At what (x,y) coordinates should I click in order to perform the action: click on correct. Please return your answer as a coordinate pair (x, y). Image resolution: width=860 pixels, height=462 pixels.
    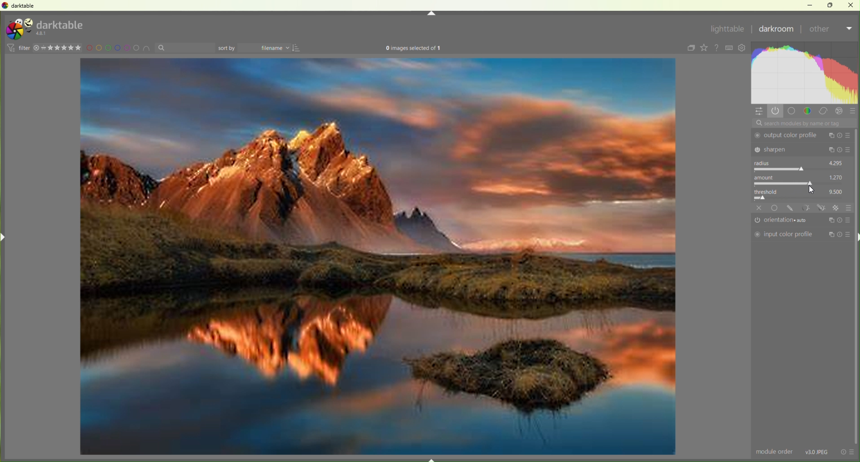
    Looking at the image, I should click on (824, 112).